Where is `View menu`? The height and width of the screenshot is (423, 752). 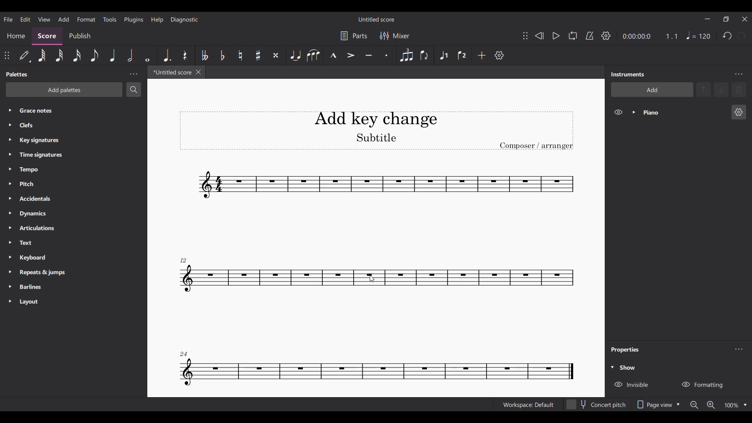
View menu is located at coordinates (44, 19).